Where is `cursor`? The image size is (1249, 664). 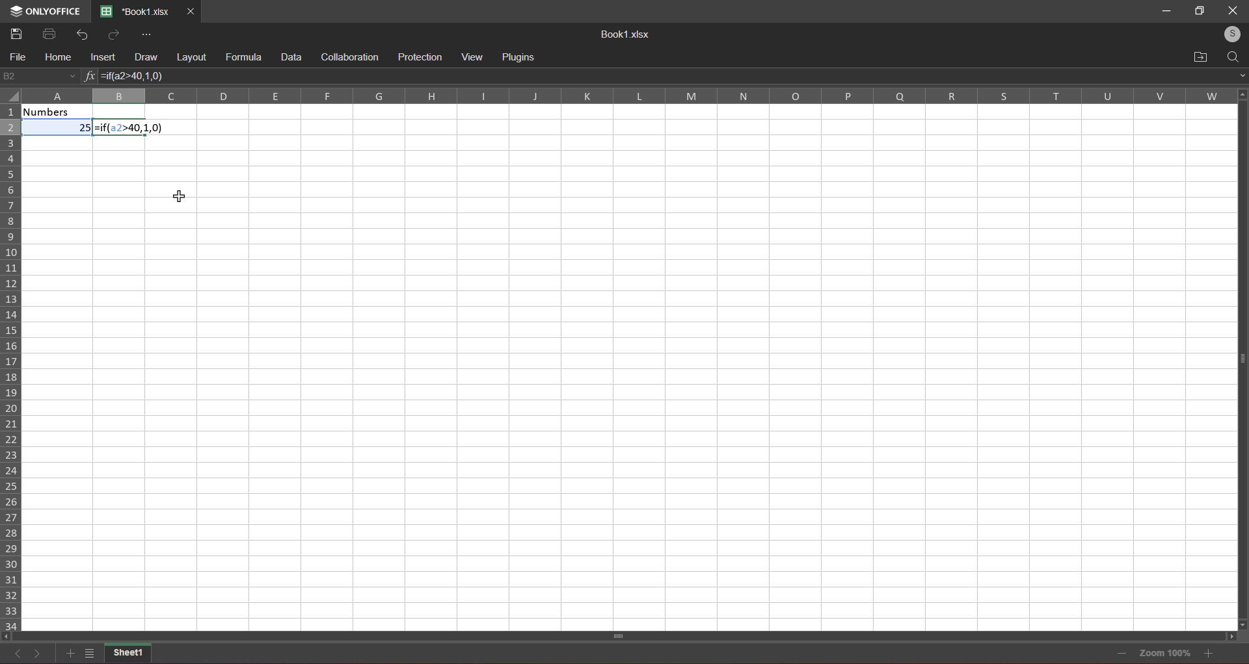 cursor is located at coordinates (180, 193).